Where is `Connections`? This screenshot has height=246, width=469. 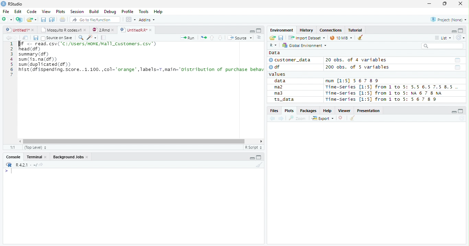 Connections is located at coordinates (331, 30).